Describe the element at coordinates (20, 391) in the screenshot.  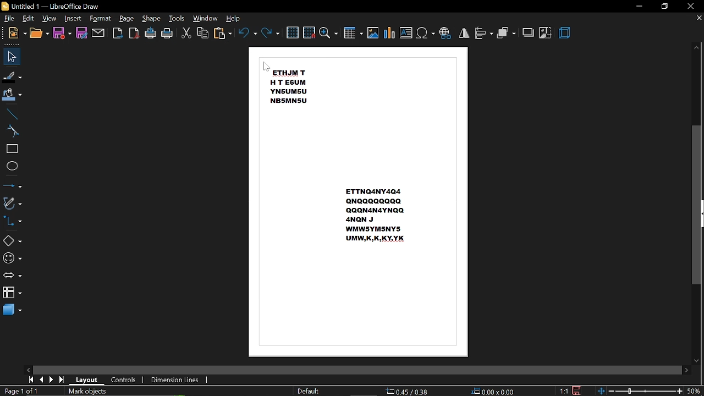
I see `Page 1 of 1` at that location.